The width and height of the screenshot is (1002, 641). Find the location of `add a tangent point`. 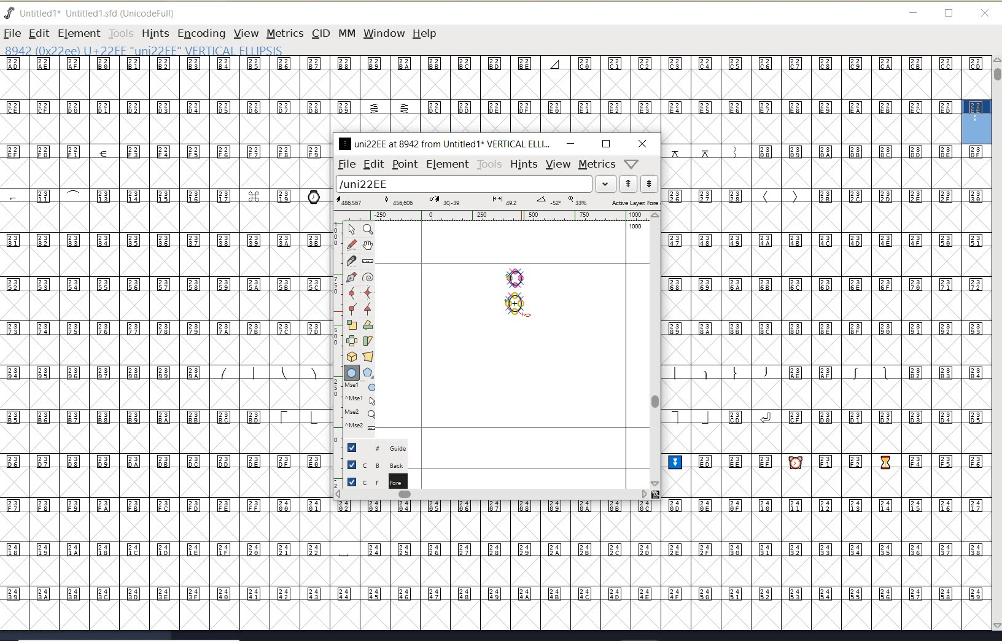

add a tangent point is located at coordinates (367, 307).